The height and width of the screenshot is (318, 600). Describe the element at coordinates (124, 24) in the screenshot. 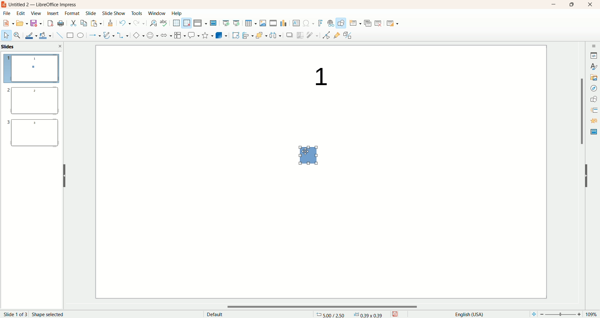

I see `undo` at that location.